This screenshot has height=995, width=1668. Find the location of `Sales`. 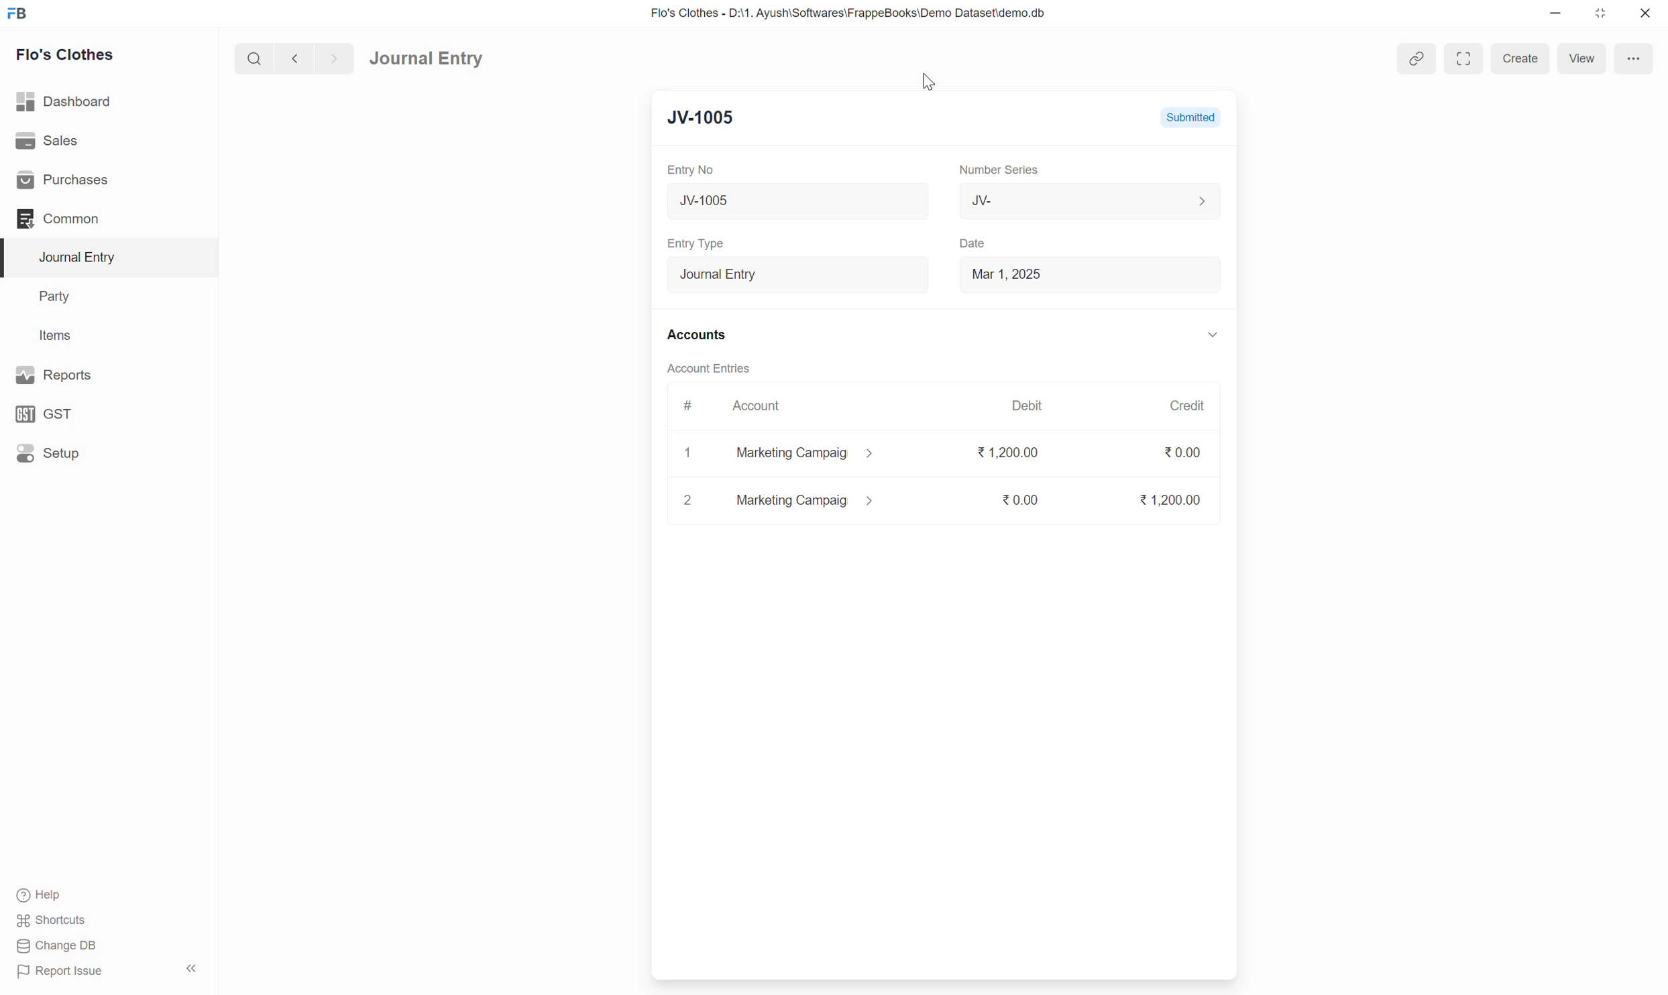

Sales is located at coordinates (46, 139).